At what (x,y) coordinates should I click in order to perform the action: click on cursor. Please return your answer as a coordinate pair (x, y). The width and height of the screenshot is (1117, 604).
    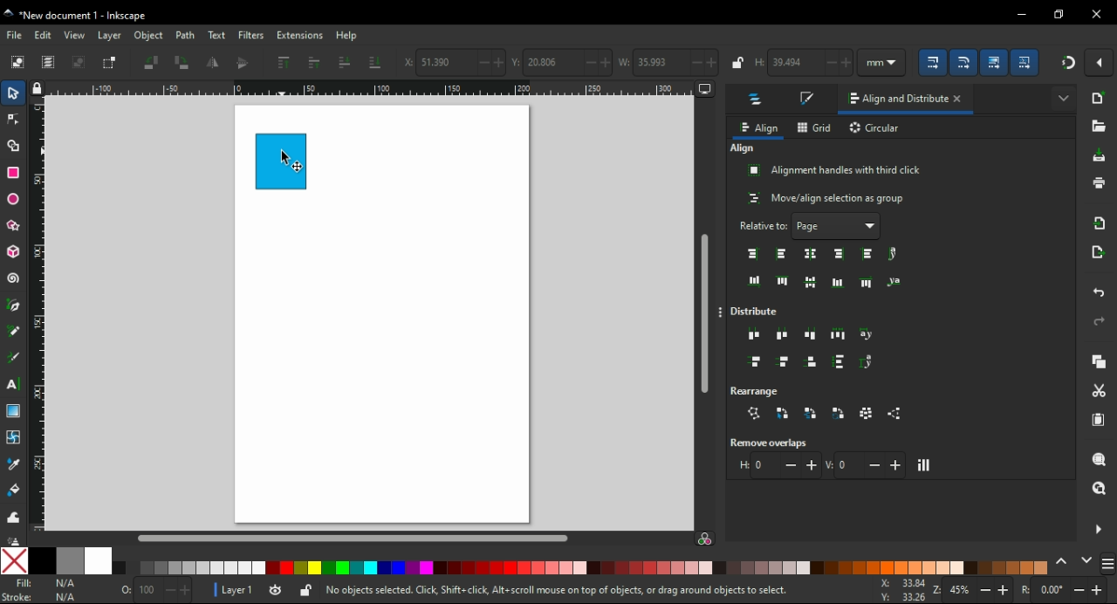
    Looking at the image, I should click on (285, 157).